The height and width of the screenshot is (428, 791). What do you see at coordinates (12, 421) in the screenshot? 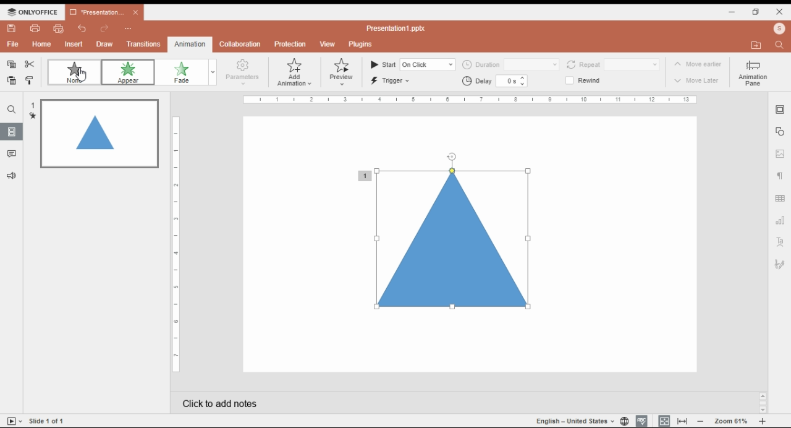
I see `start slide show` at bounding box center [12, 421].